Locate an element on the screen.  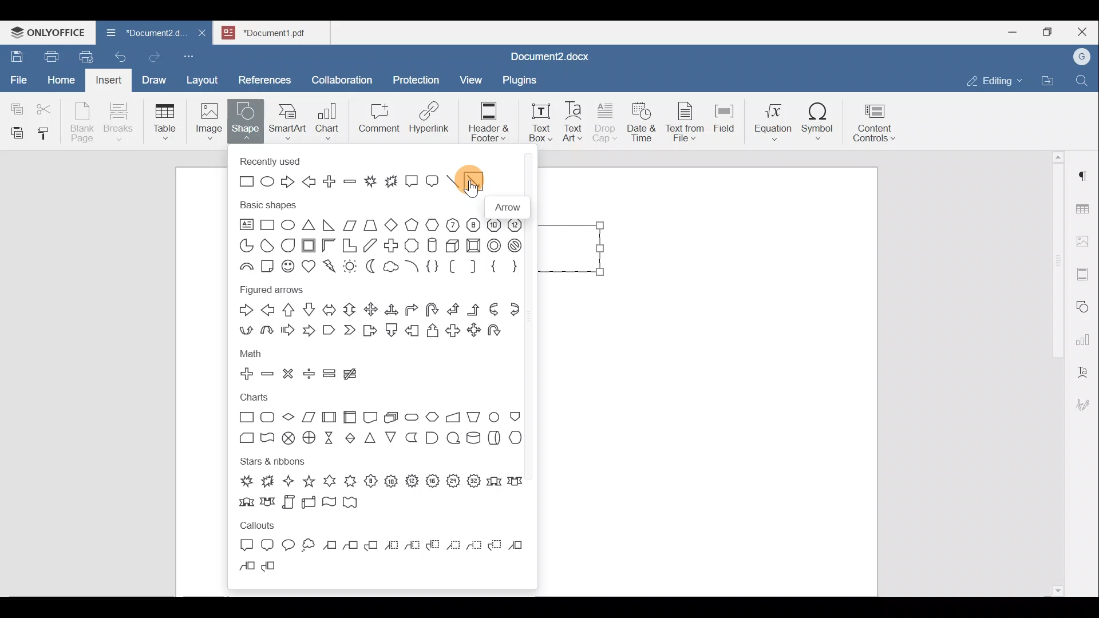
Collaboration is located at coordinates (340, 74).